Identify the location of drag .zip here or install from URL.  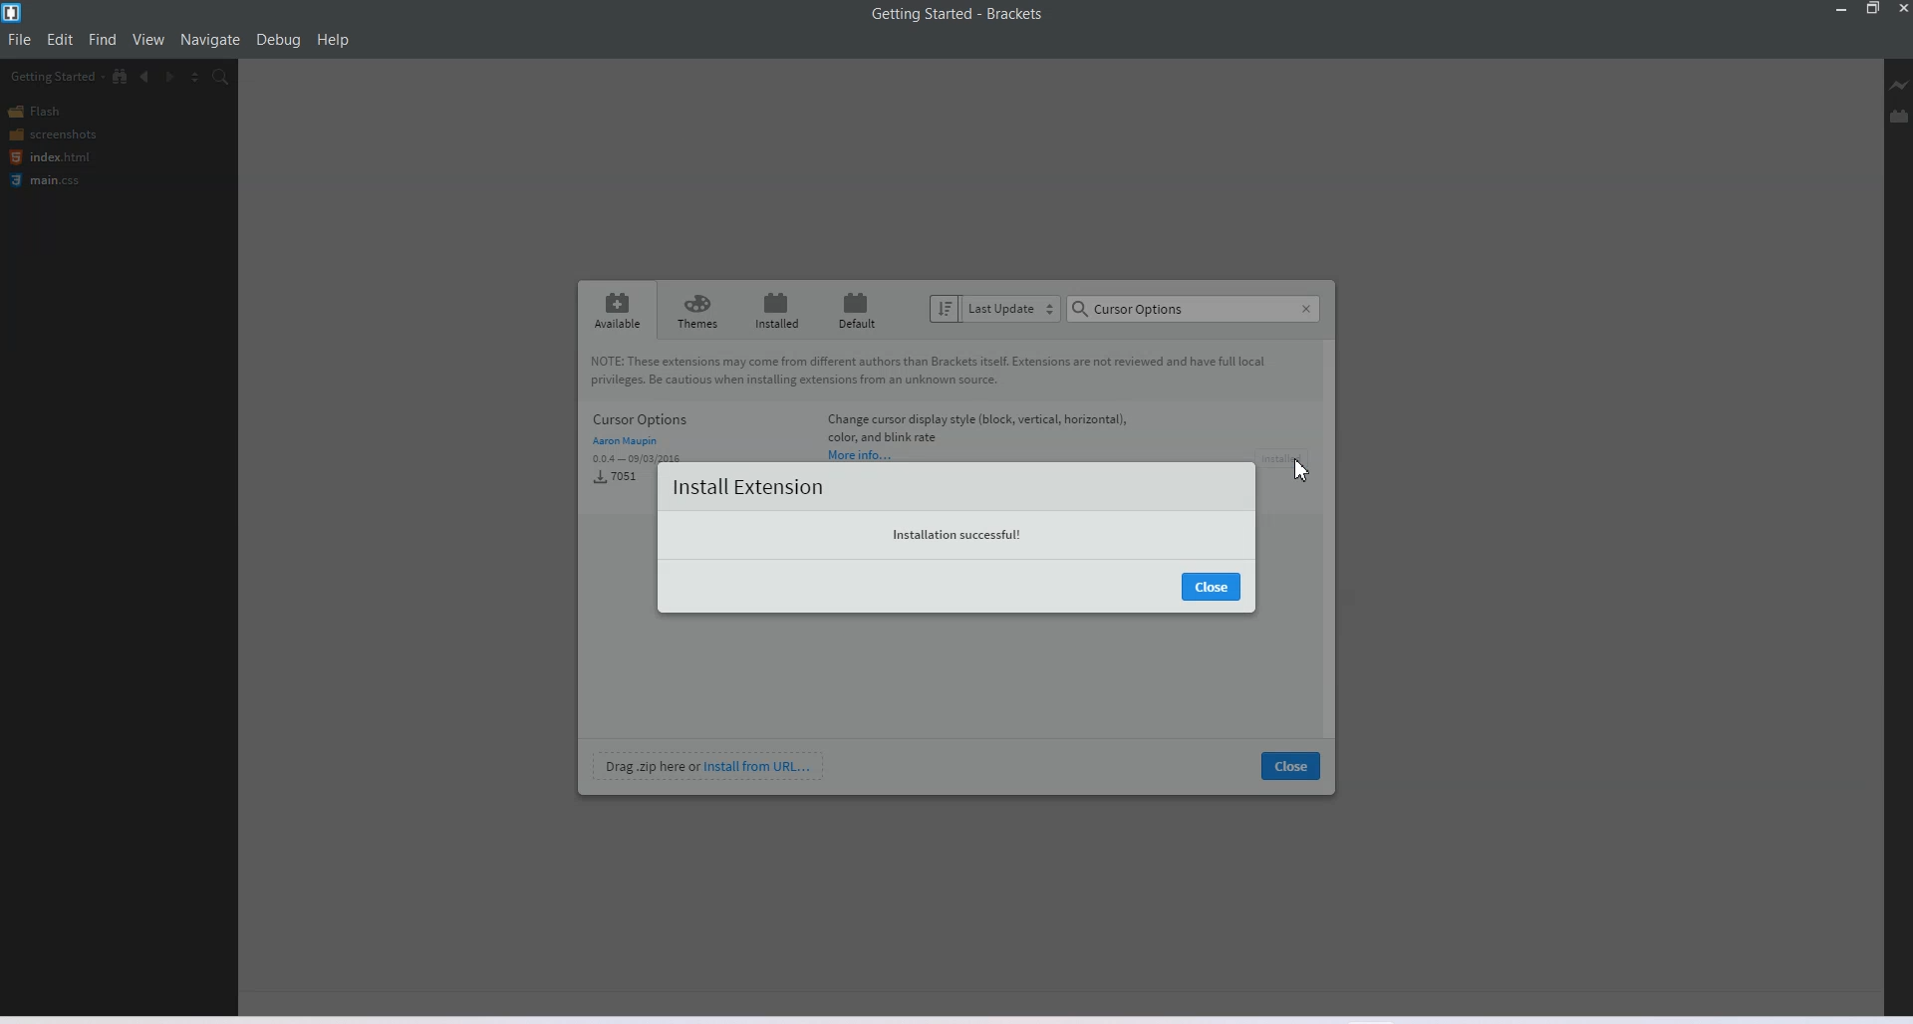
(708, 767).